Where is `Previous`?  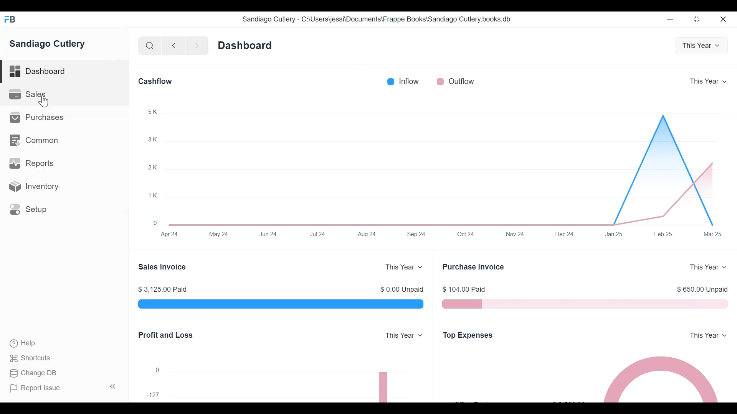 Previous is located at coordinates (174, 46).